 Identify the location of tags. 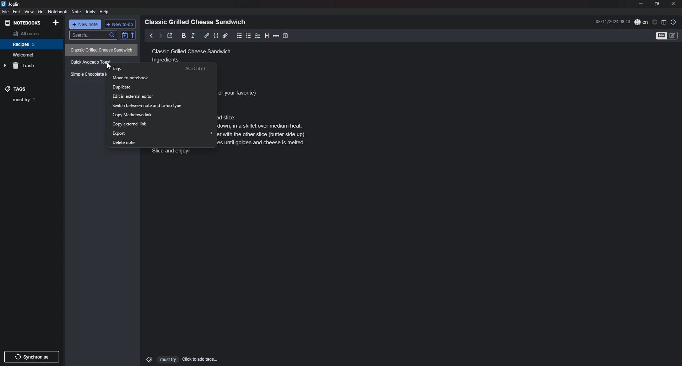
(22, 88).